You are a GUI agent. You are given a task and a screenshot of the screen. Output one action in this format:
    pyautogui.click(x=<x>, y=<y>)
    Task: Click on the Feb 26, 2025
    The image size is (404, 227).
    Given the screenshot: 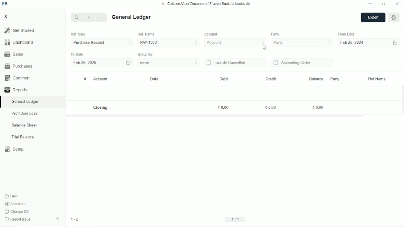 What is the action you would take?
    pyautogui.click(x=85, y=63)
    